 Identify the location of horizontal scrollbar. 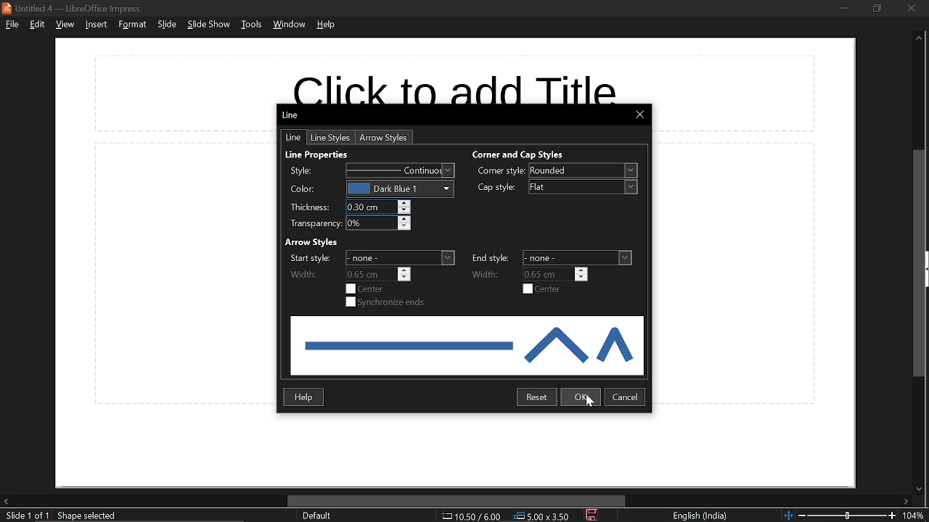
(457, 501).